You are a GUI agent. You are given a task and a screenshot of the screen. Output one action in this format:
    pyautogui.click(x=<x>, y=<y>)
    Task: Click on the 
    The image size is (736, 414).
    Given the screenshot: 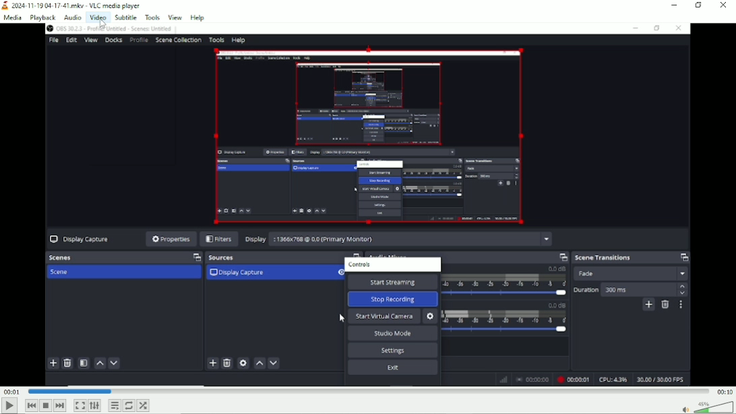 What is the action you would take?
    pyautogui.click(x=80, y=405)
    